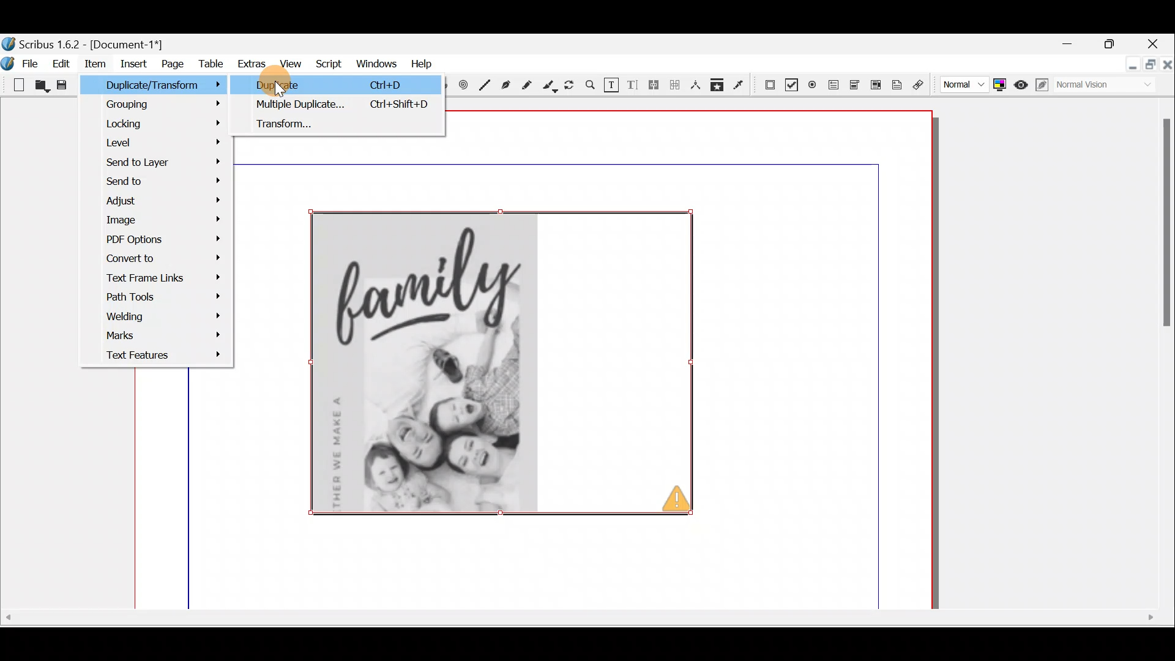 The height and width of the screenshot is (661, 1175). Describe the element at coordinates (505, 84) in the screenshot. I see `Bezier curver` at that location.